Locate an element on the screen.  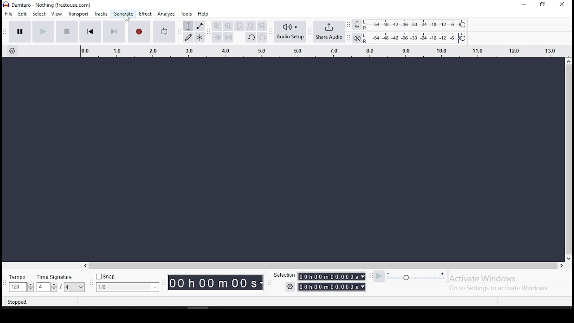
time signature is located at coordinates (61, 283).